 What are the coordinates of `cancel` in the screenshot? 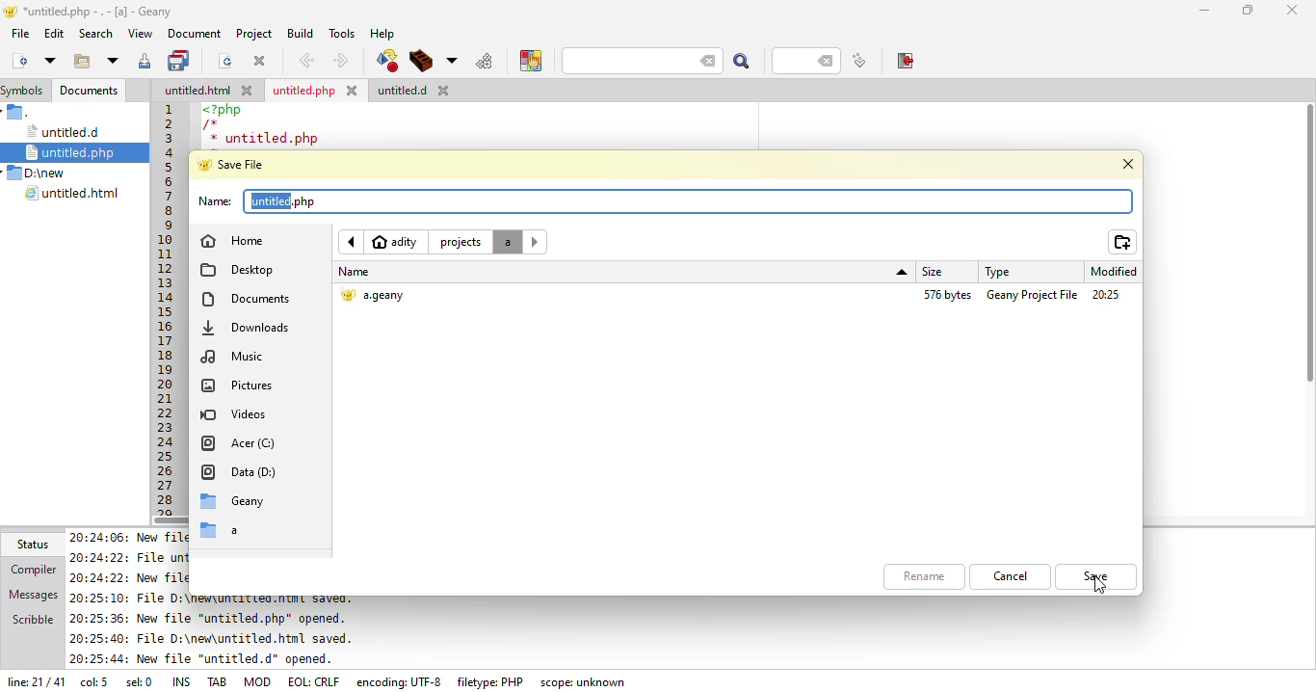 It's located at (1012, 576).